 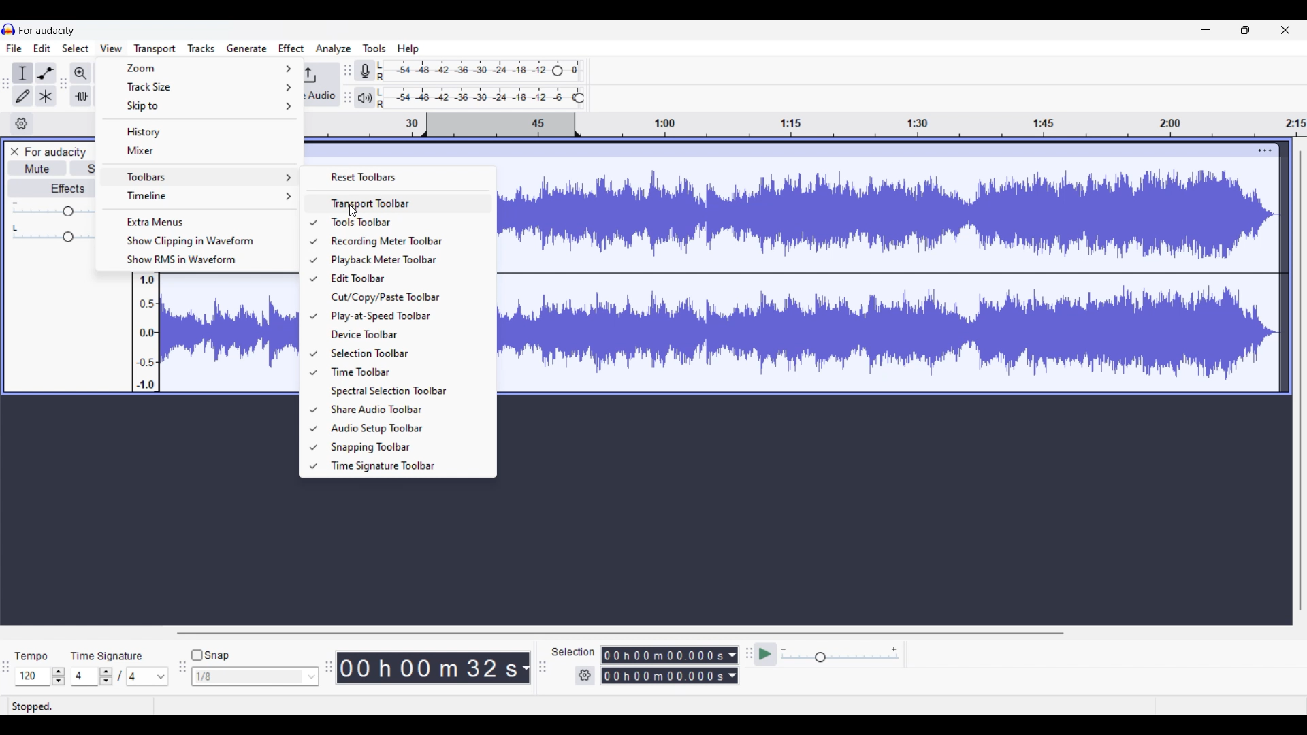 I want to click on Recording meter toolbar, so click(x=404, y=241).